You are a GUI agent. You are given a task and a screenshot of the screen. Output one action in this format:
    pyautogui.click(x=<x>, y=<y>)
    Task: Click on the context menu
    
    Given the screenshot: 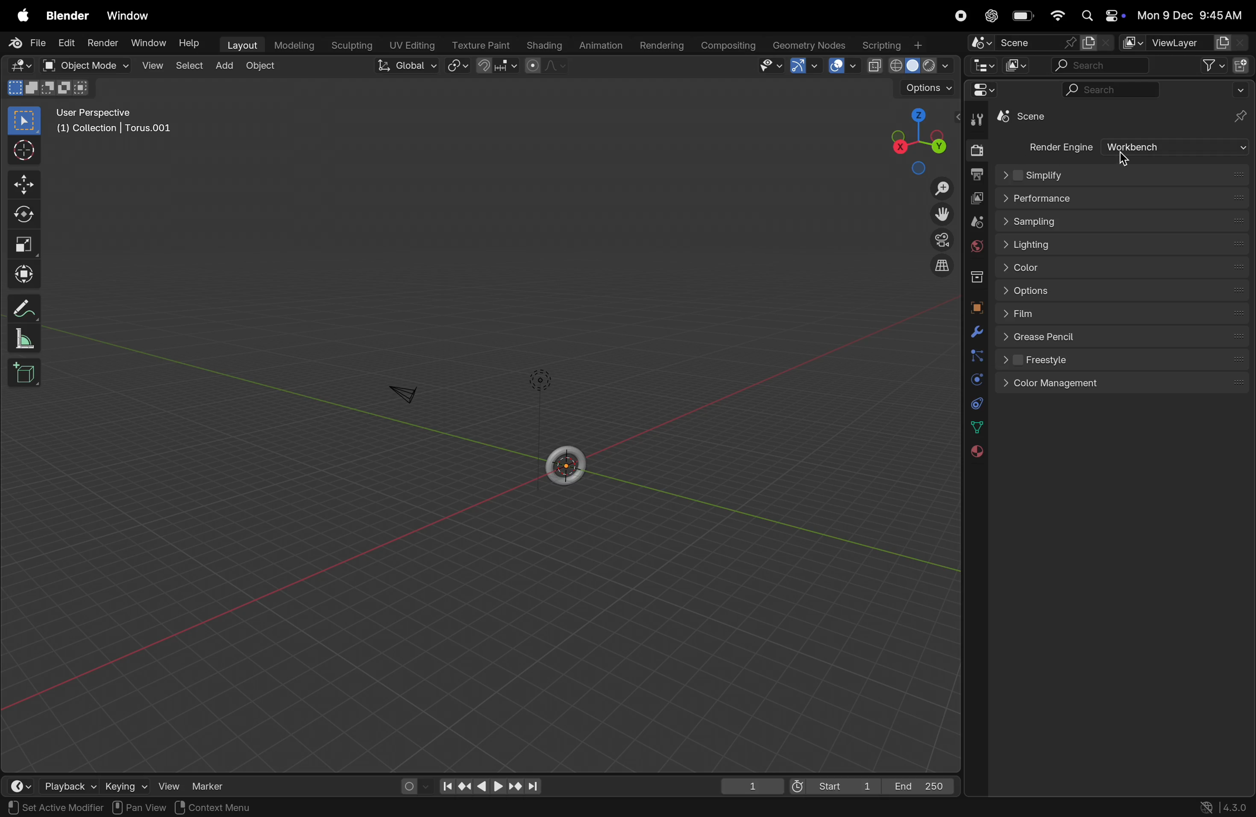 What is the action you would take?
    pyautogui.click(x=212, y=807)
    